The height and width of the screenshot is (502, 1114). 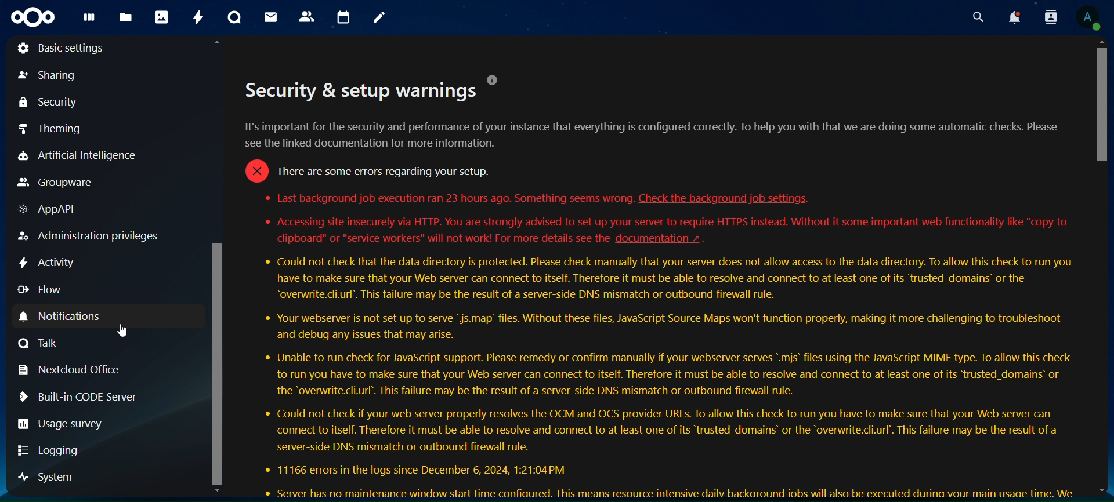 I want to click on nextcloud office, so click(x=73, y=369).